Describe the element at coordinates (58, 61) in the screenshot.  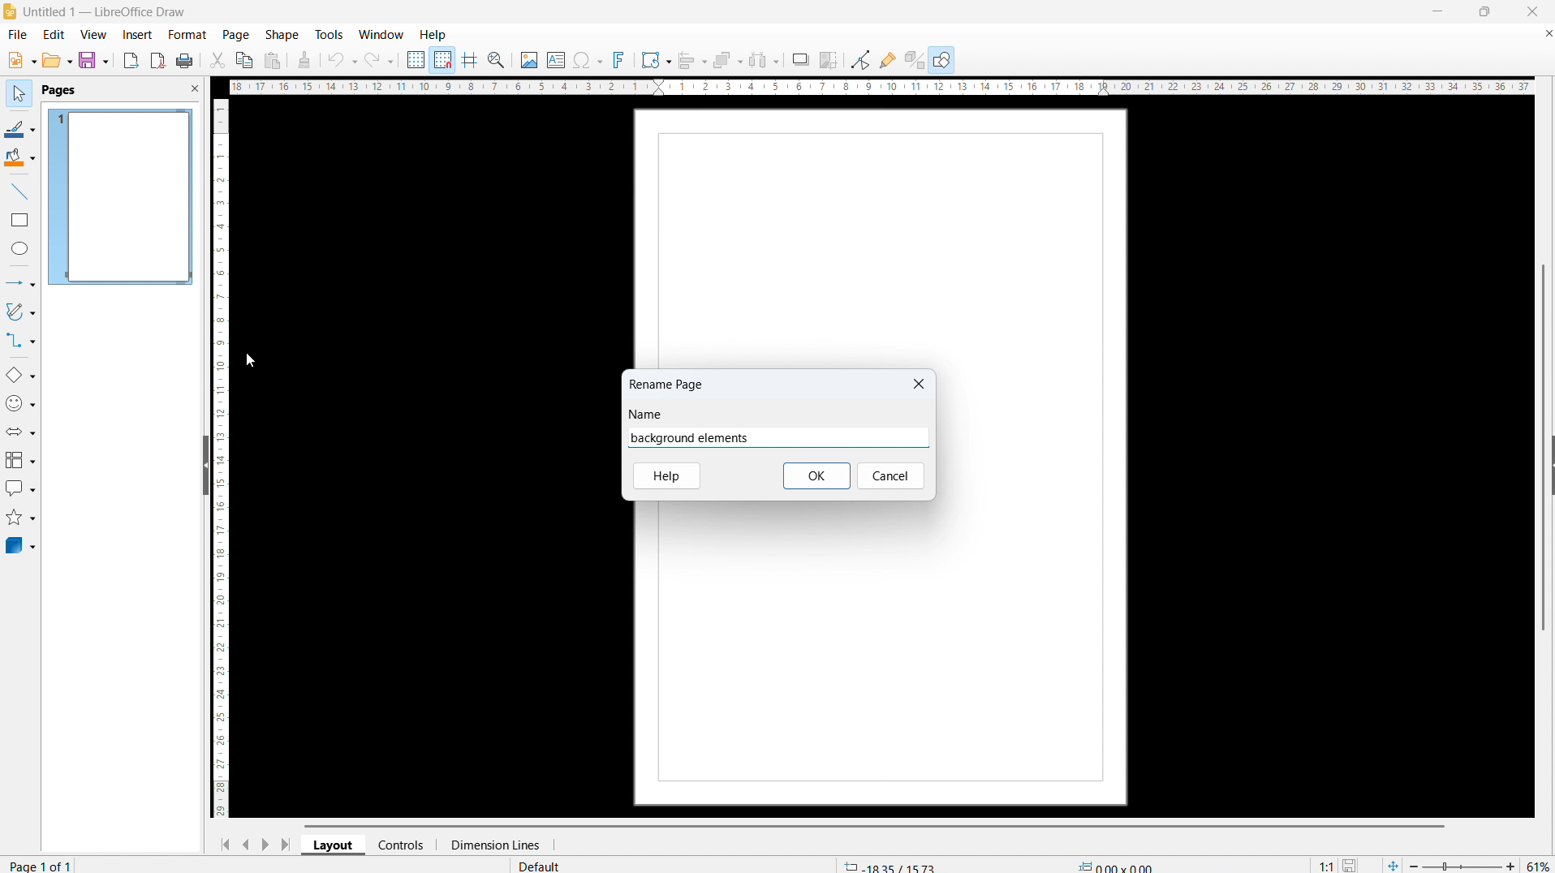
I see `open` at that location.